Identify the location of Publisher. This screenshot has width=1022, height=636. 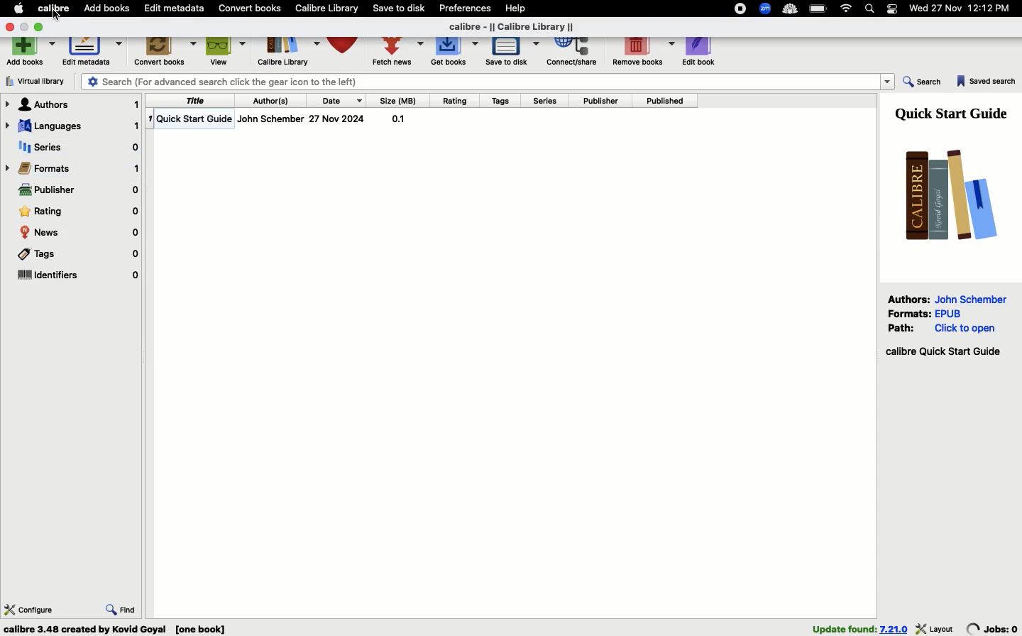
(78, 192).